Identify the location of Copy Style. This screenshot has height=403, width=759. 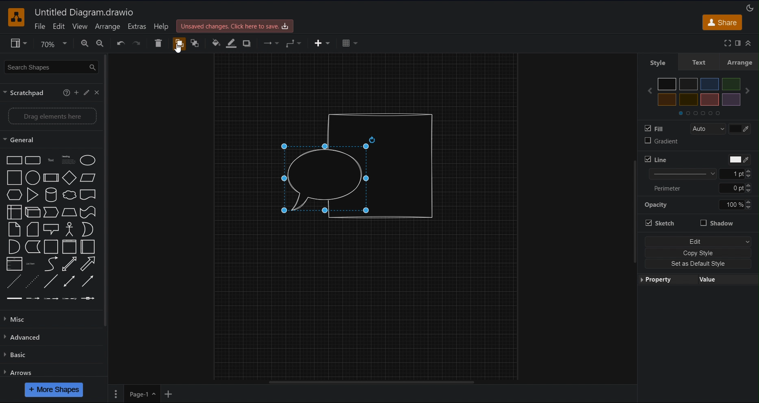
(698, 253).